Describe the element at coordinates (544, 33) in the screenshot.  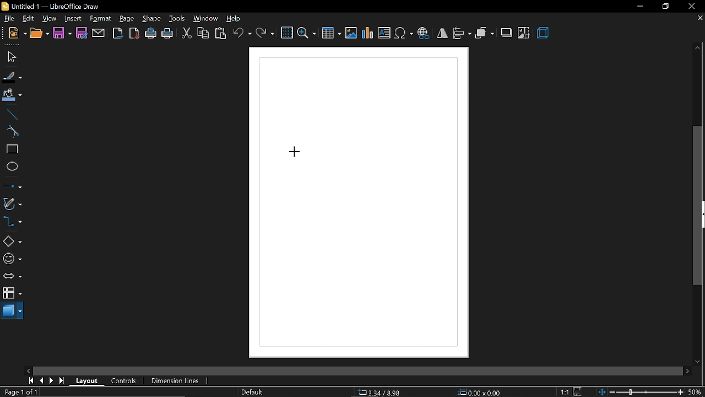
I see `3d effect` at that location.